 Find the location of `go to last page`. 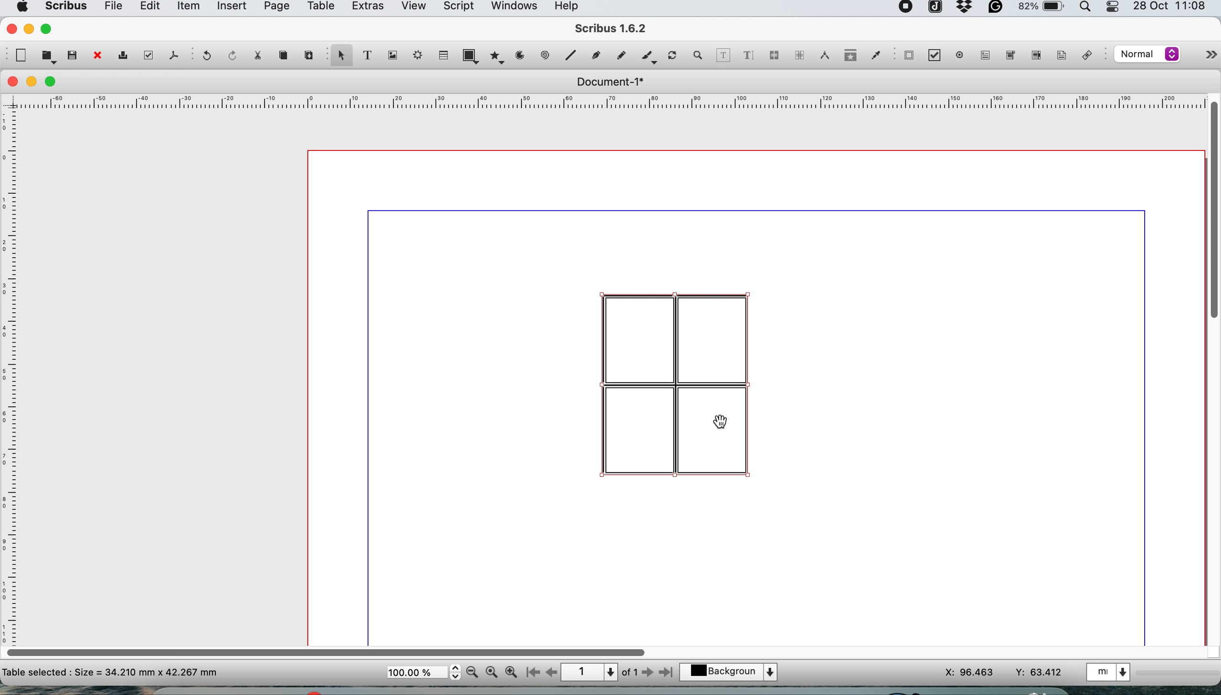

go to last page is located at coordinates (668, 671).